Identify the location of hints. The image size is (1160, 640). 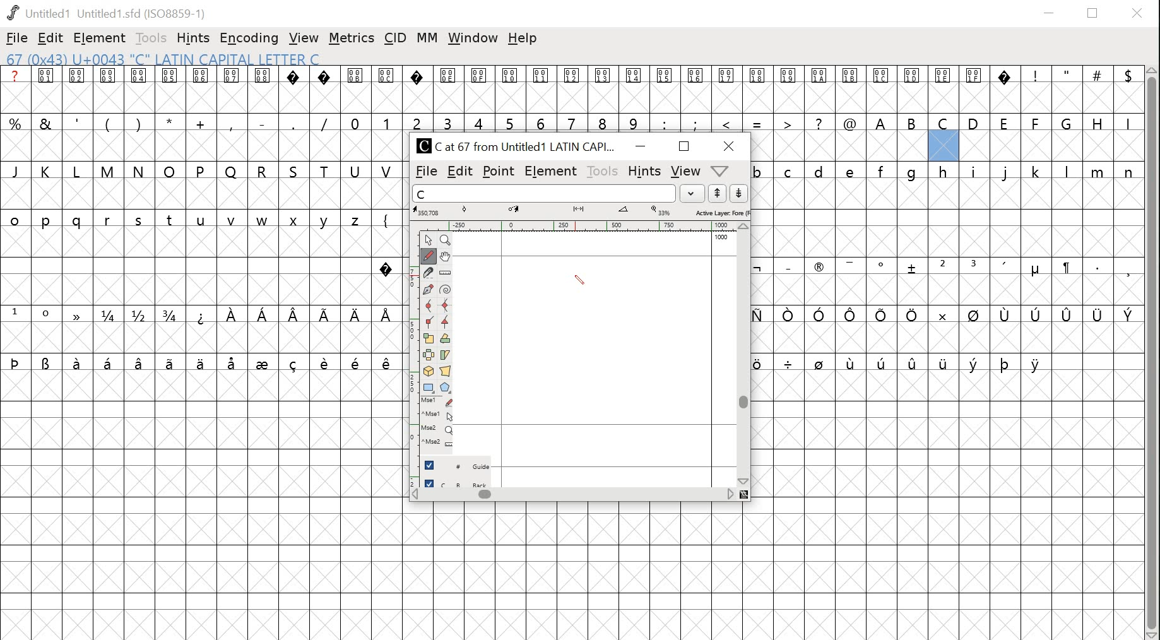
(643, 171).